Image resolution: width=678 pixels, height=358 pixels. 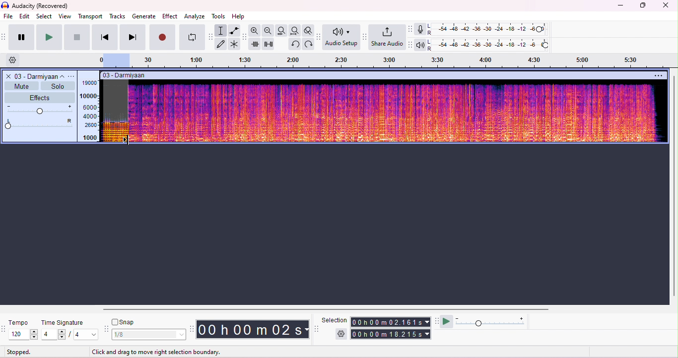 What do you see at coordinates (658, 75) in the screenshot?
I see `options` at bounding box center [658, 75].